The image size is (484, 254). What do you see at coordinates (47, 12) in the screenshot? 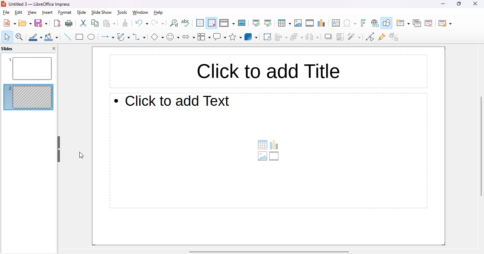
I see `insert` at bounding box center [47, 12].